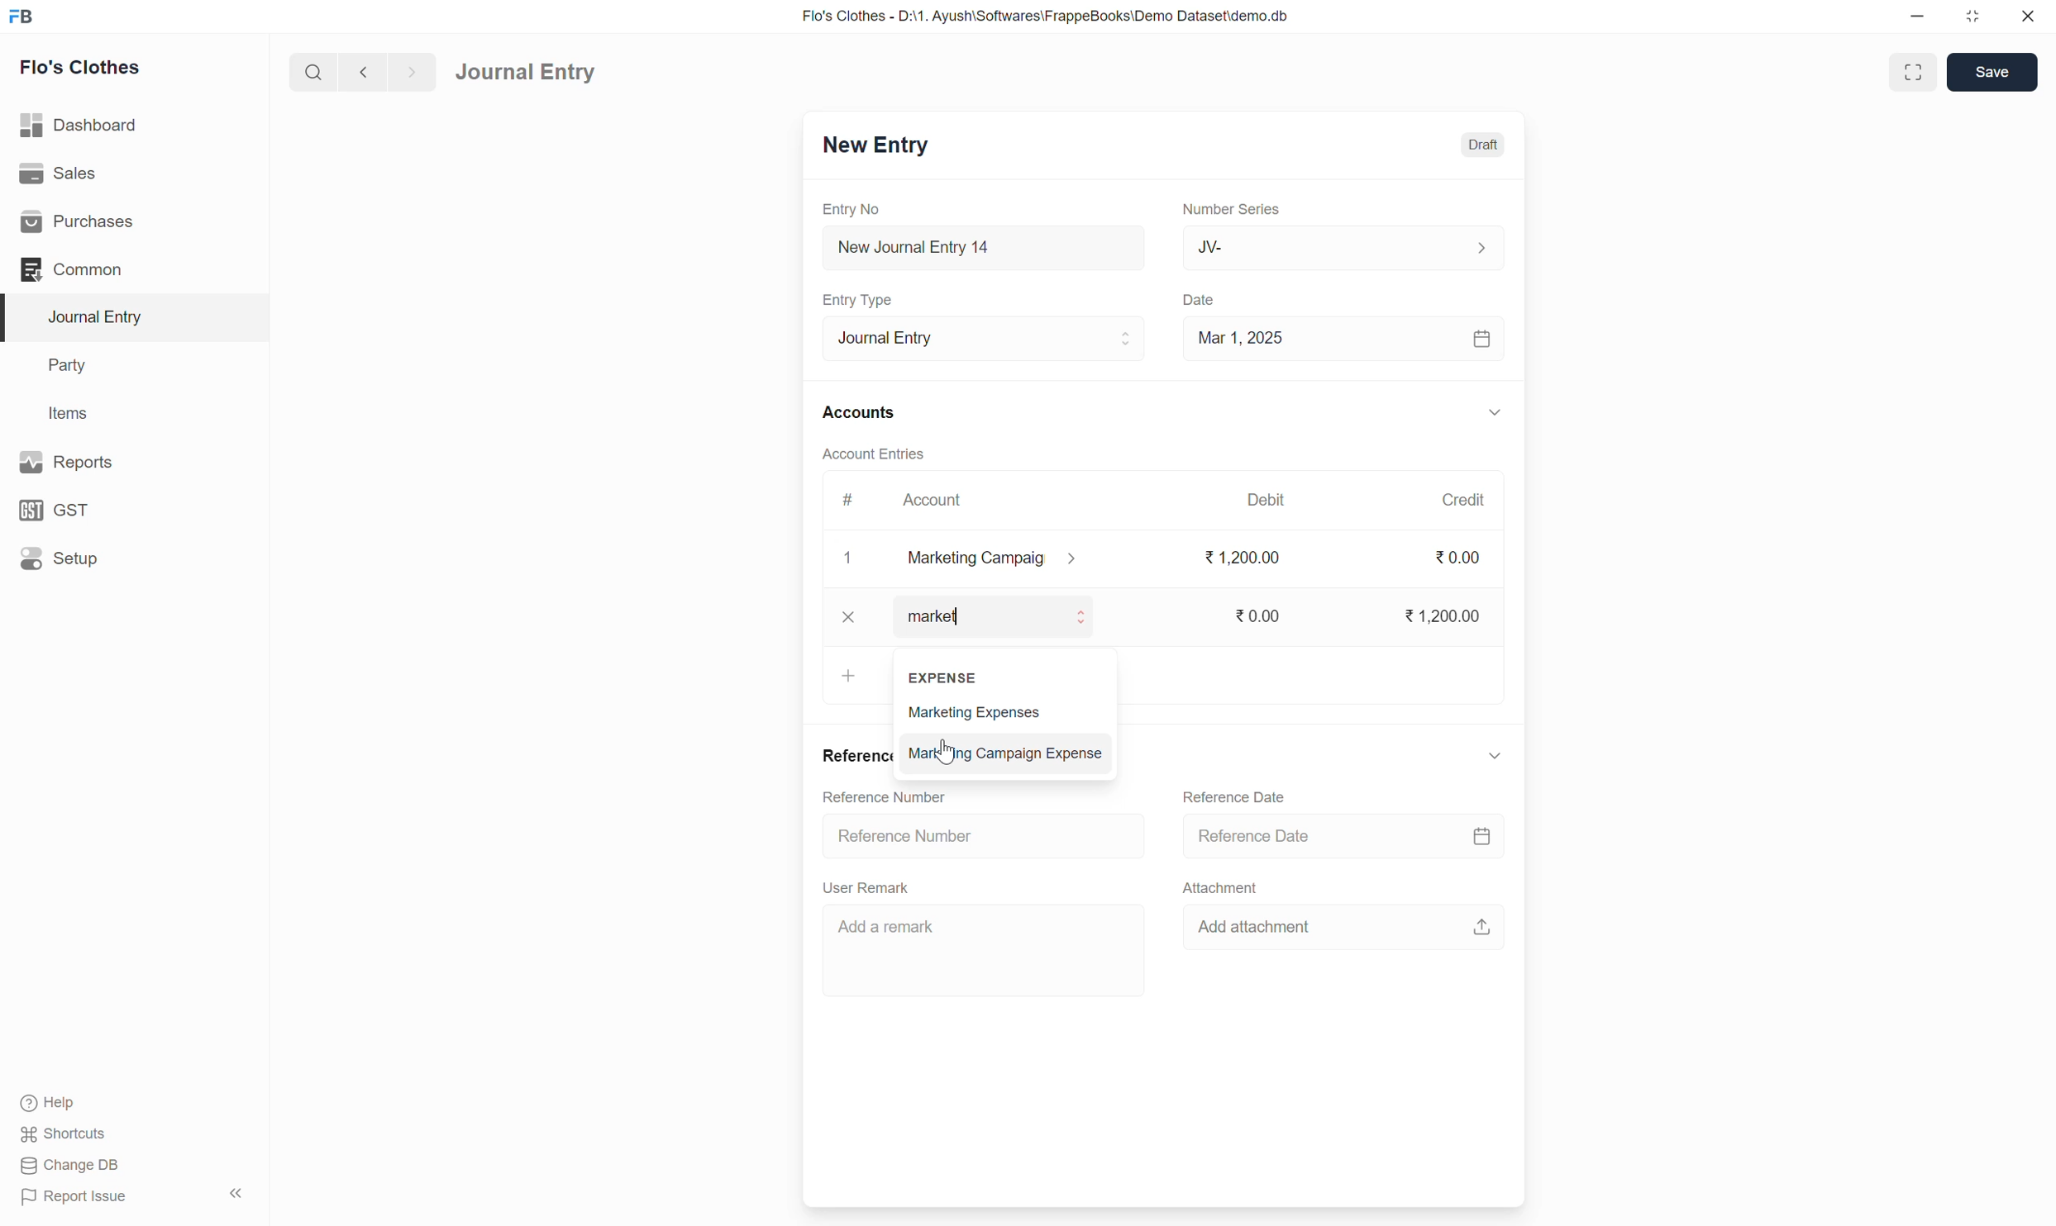 The height and width of the screenshot is (1226, 2056). I want to click on User Remark, so click(882, 886).